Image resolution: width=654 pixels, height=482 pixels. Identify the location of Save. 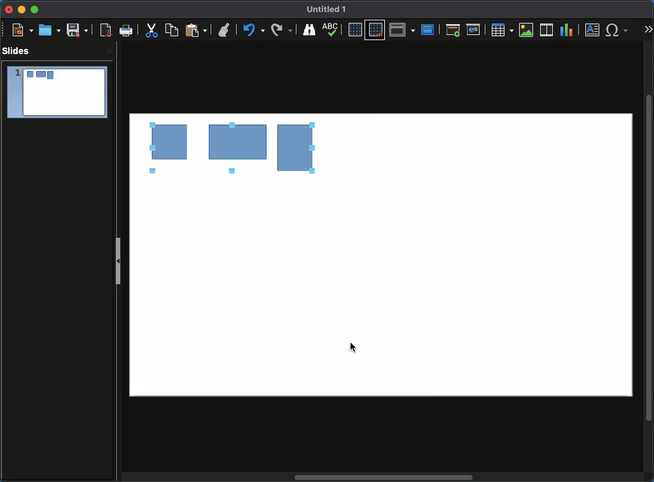
(77, 30).